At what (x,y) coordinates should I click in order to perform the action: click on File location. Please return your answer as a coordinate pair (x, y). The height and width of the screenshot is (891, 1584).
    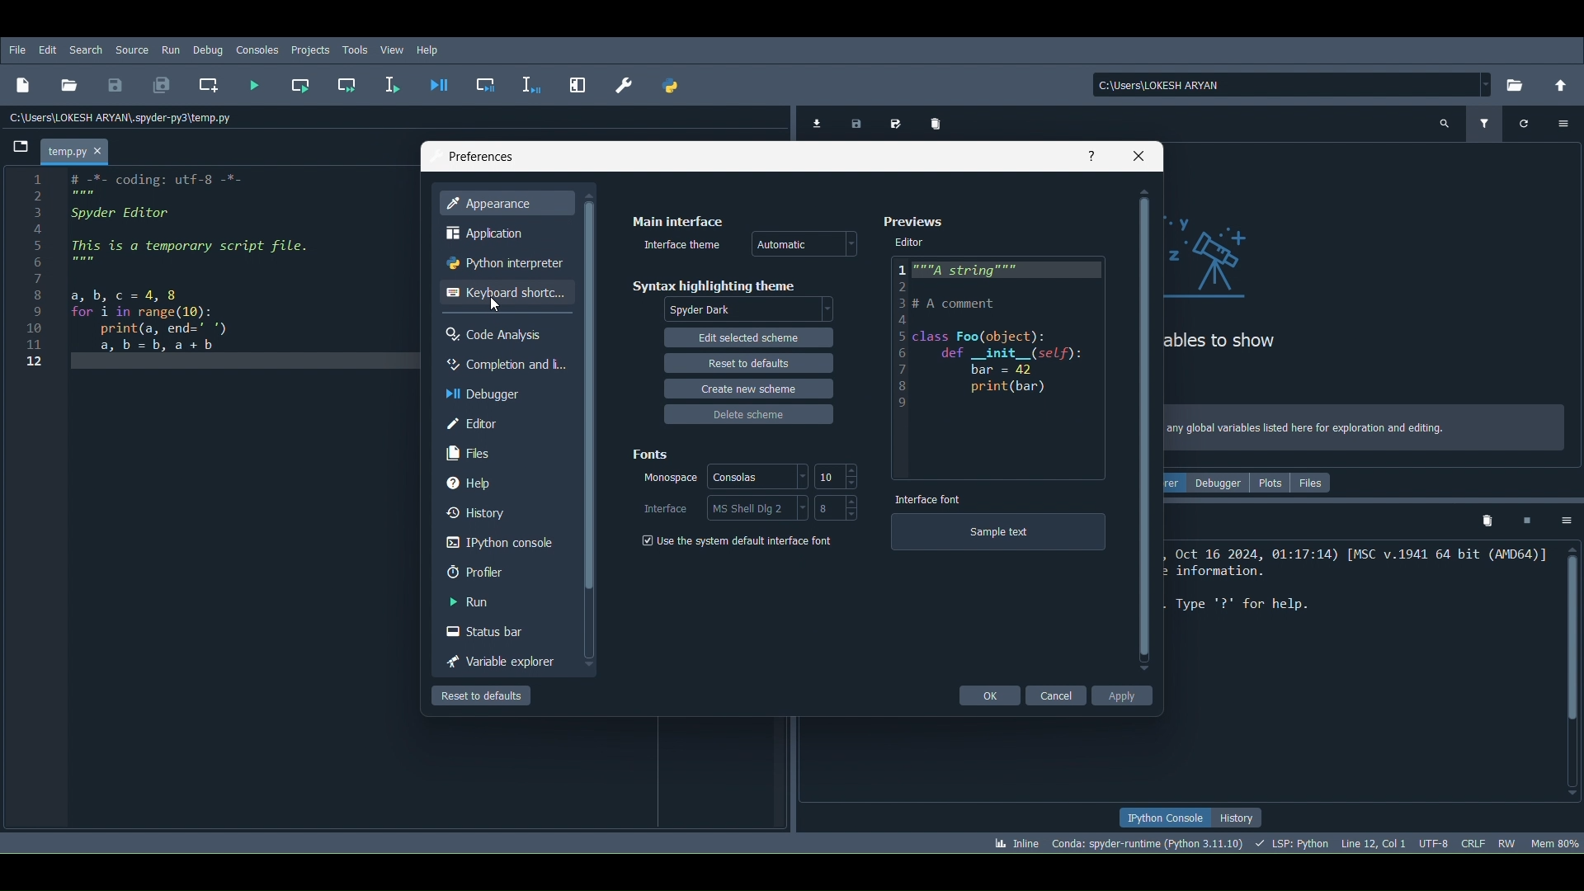
    Looking at the image, I should click on (1294, 83).